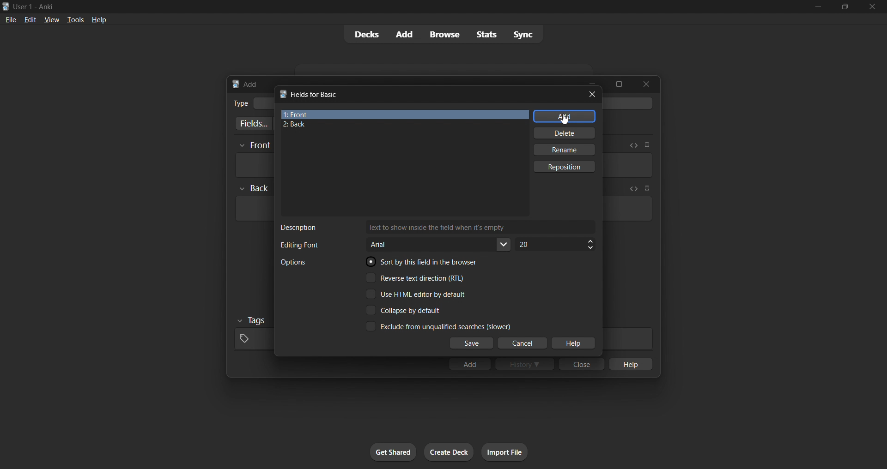 Image resolution: width=887 pixels, height=469 pixels. What do you see at coordinates (299, 228) in the screenshot?
I see `Text` at bounding box center [299, 228].